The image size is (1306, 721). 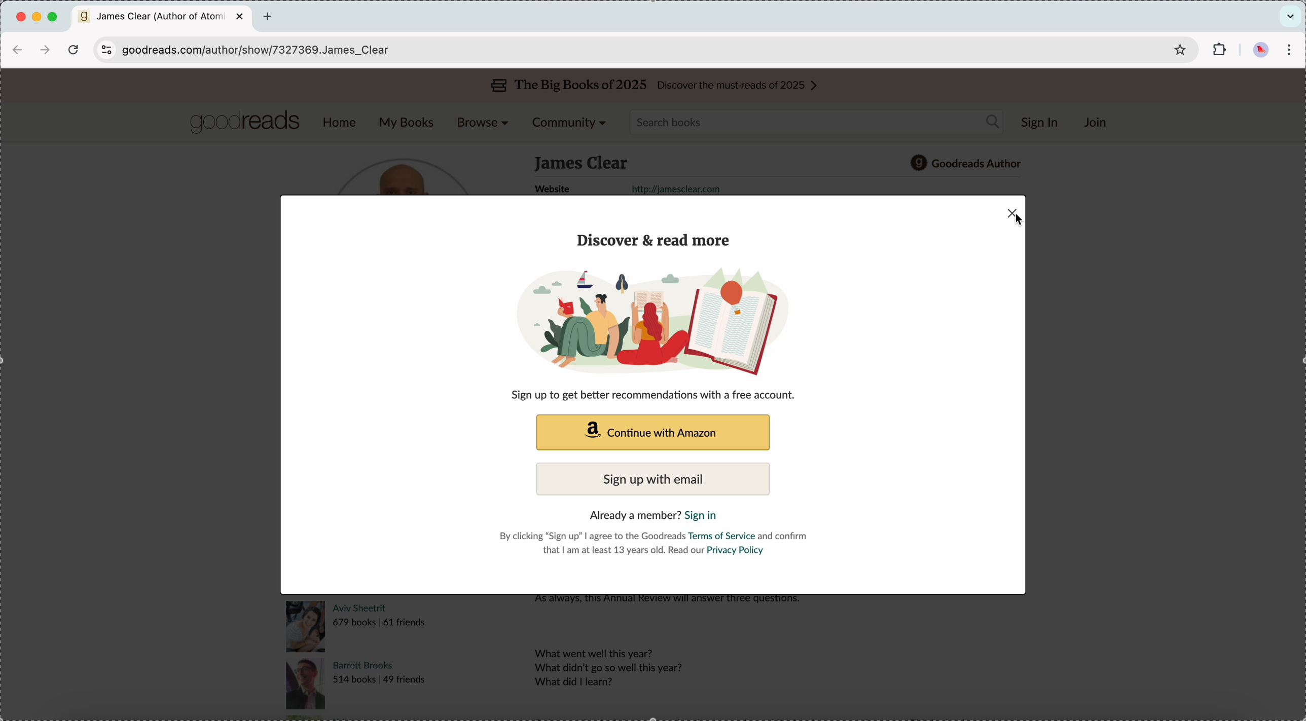 What do you see at coordinates (652, 433) in the screenshot?
I see `continue with Amazon` at bounding box center [652, 433].